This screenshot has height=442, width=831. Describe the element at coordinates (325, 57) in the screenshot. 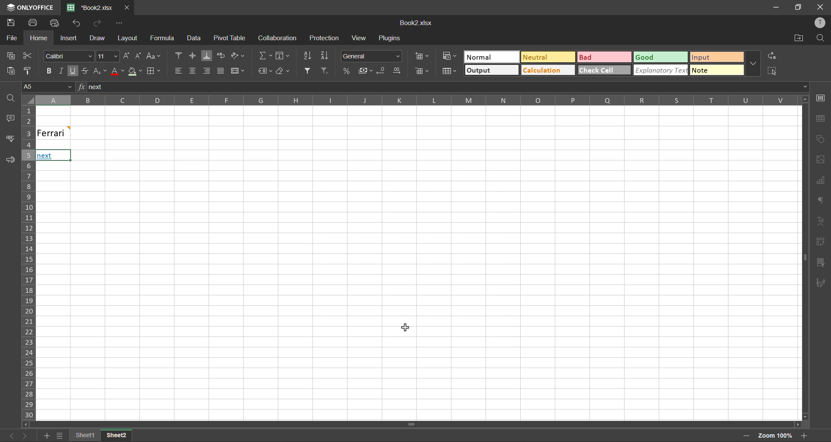

I see `sort descending` at that location.